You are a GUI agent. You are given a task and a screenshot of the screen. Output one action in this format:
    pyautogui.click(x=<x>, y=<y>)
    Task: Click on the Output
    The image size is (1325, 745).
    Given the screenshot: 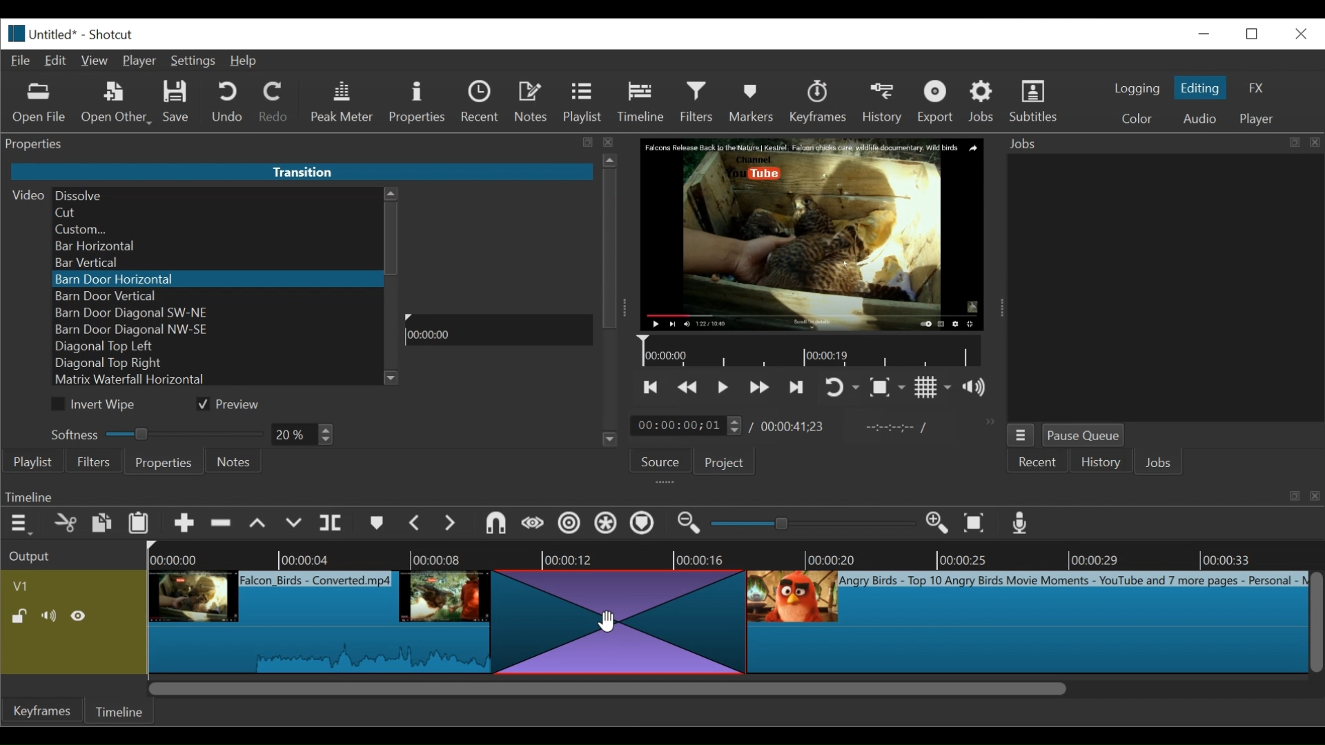 What is the action you would take?
    pyautogui.click(x=71, y=554)
    